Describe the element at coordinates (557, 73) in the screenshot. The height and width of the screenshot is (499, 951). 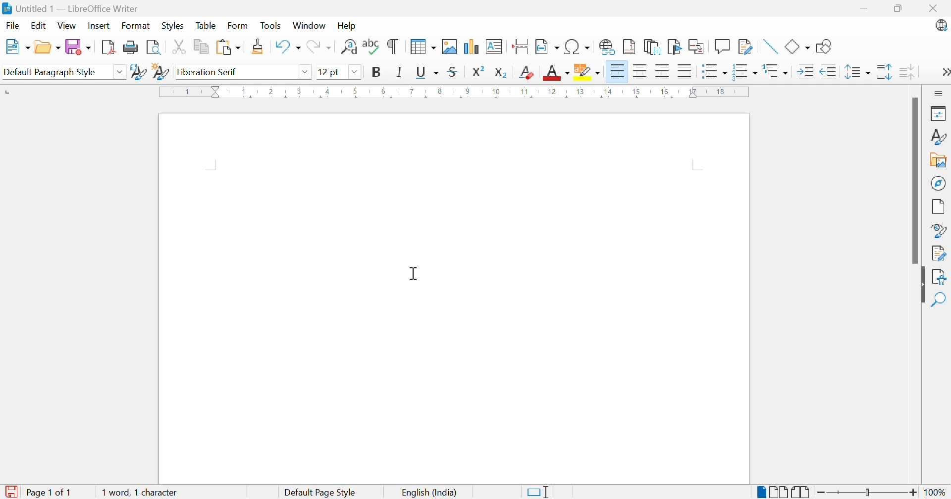
I see `Font color` at that location.